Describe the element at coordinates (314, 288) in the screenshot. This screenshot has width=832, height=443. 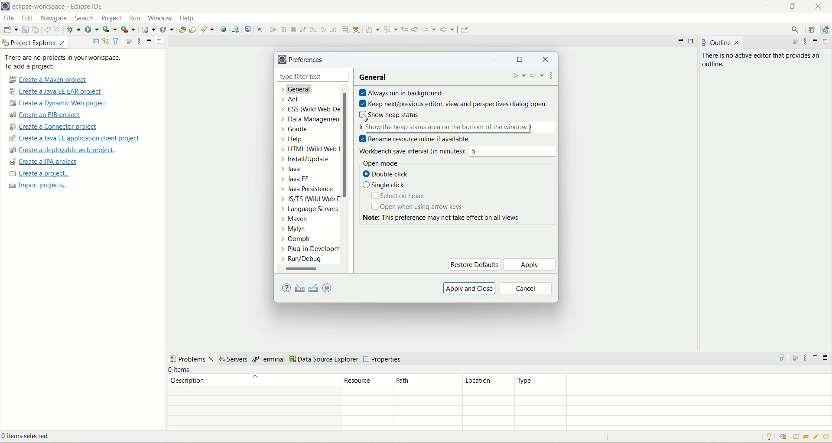
I see `export` at that location.